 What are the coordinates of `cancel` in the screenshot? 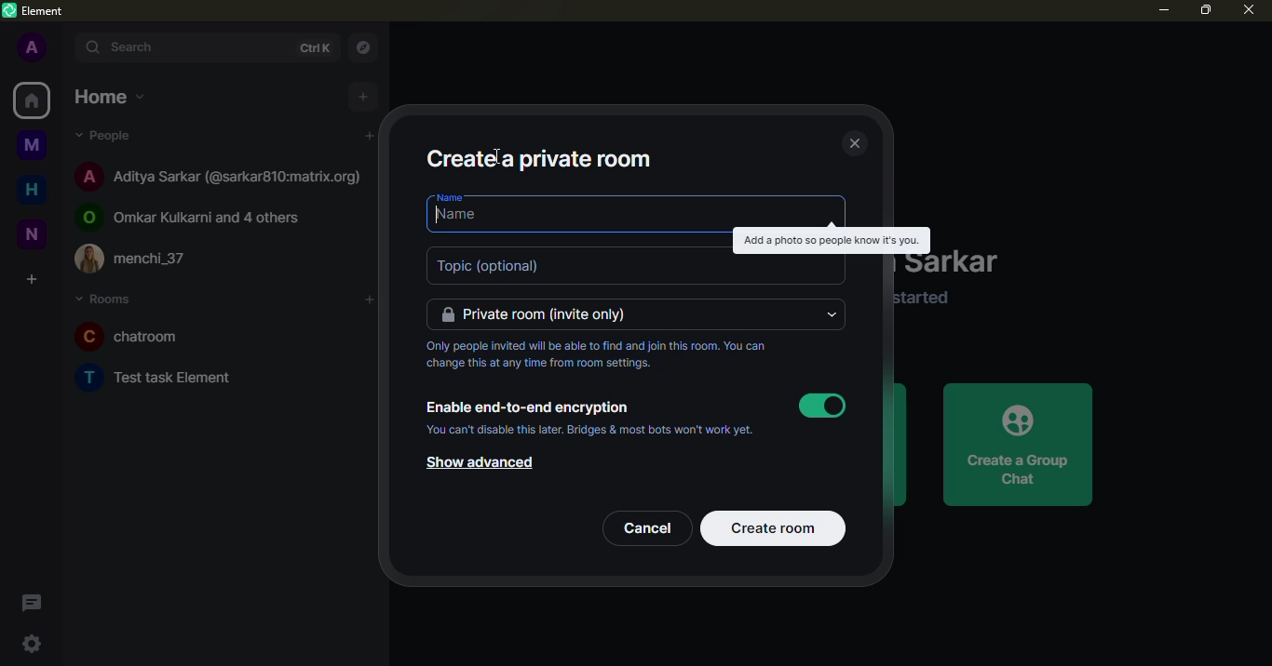 It's located at (646, 526).